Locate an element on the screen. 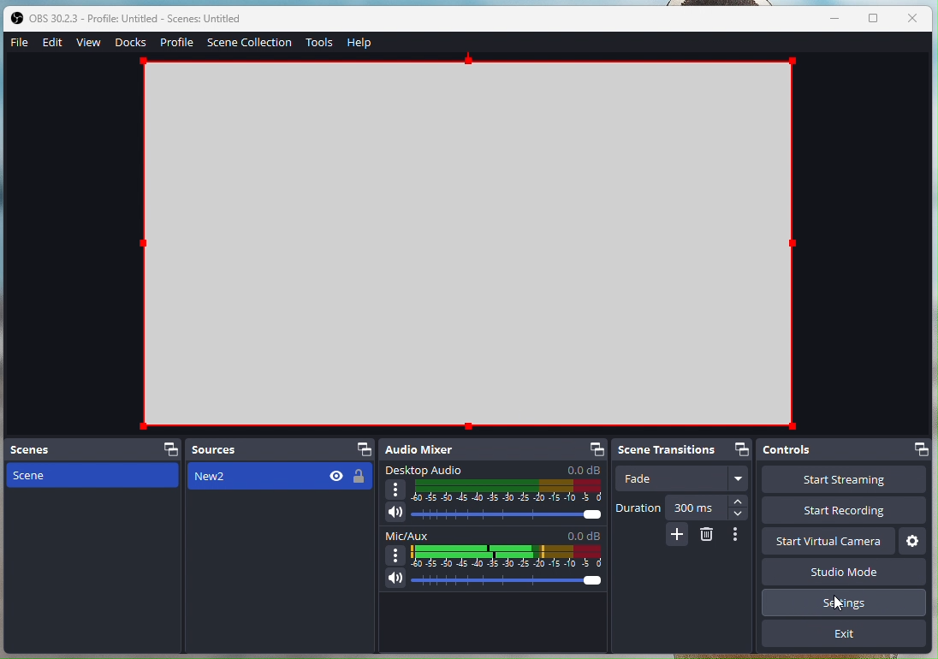 The width and height of the screenshot is (938, 659). Docks is located at coordinates (131, 43).